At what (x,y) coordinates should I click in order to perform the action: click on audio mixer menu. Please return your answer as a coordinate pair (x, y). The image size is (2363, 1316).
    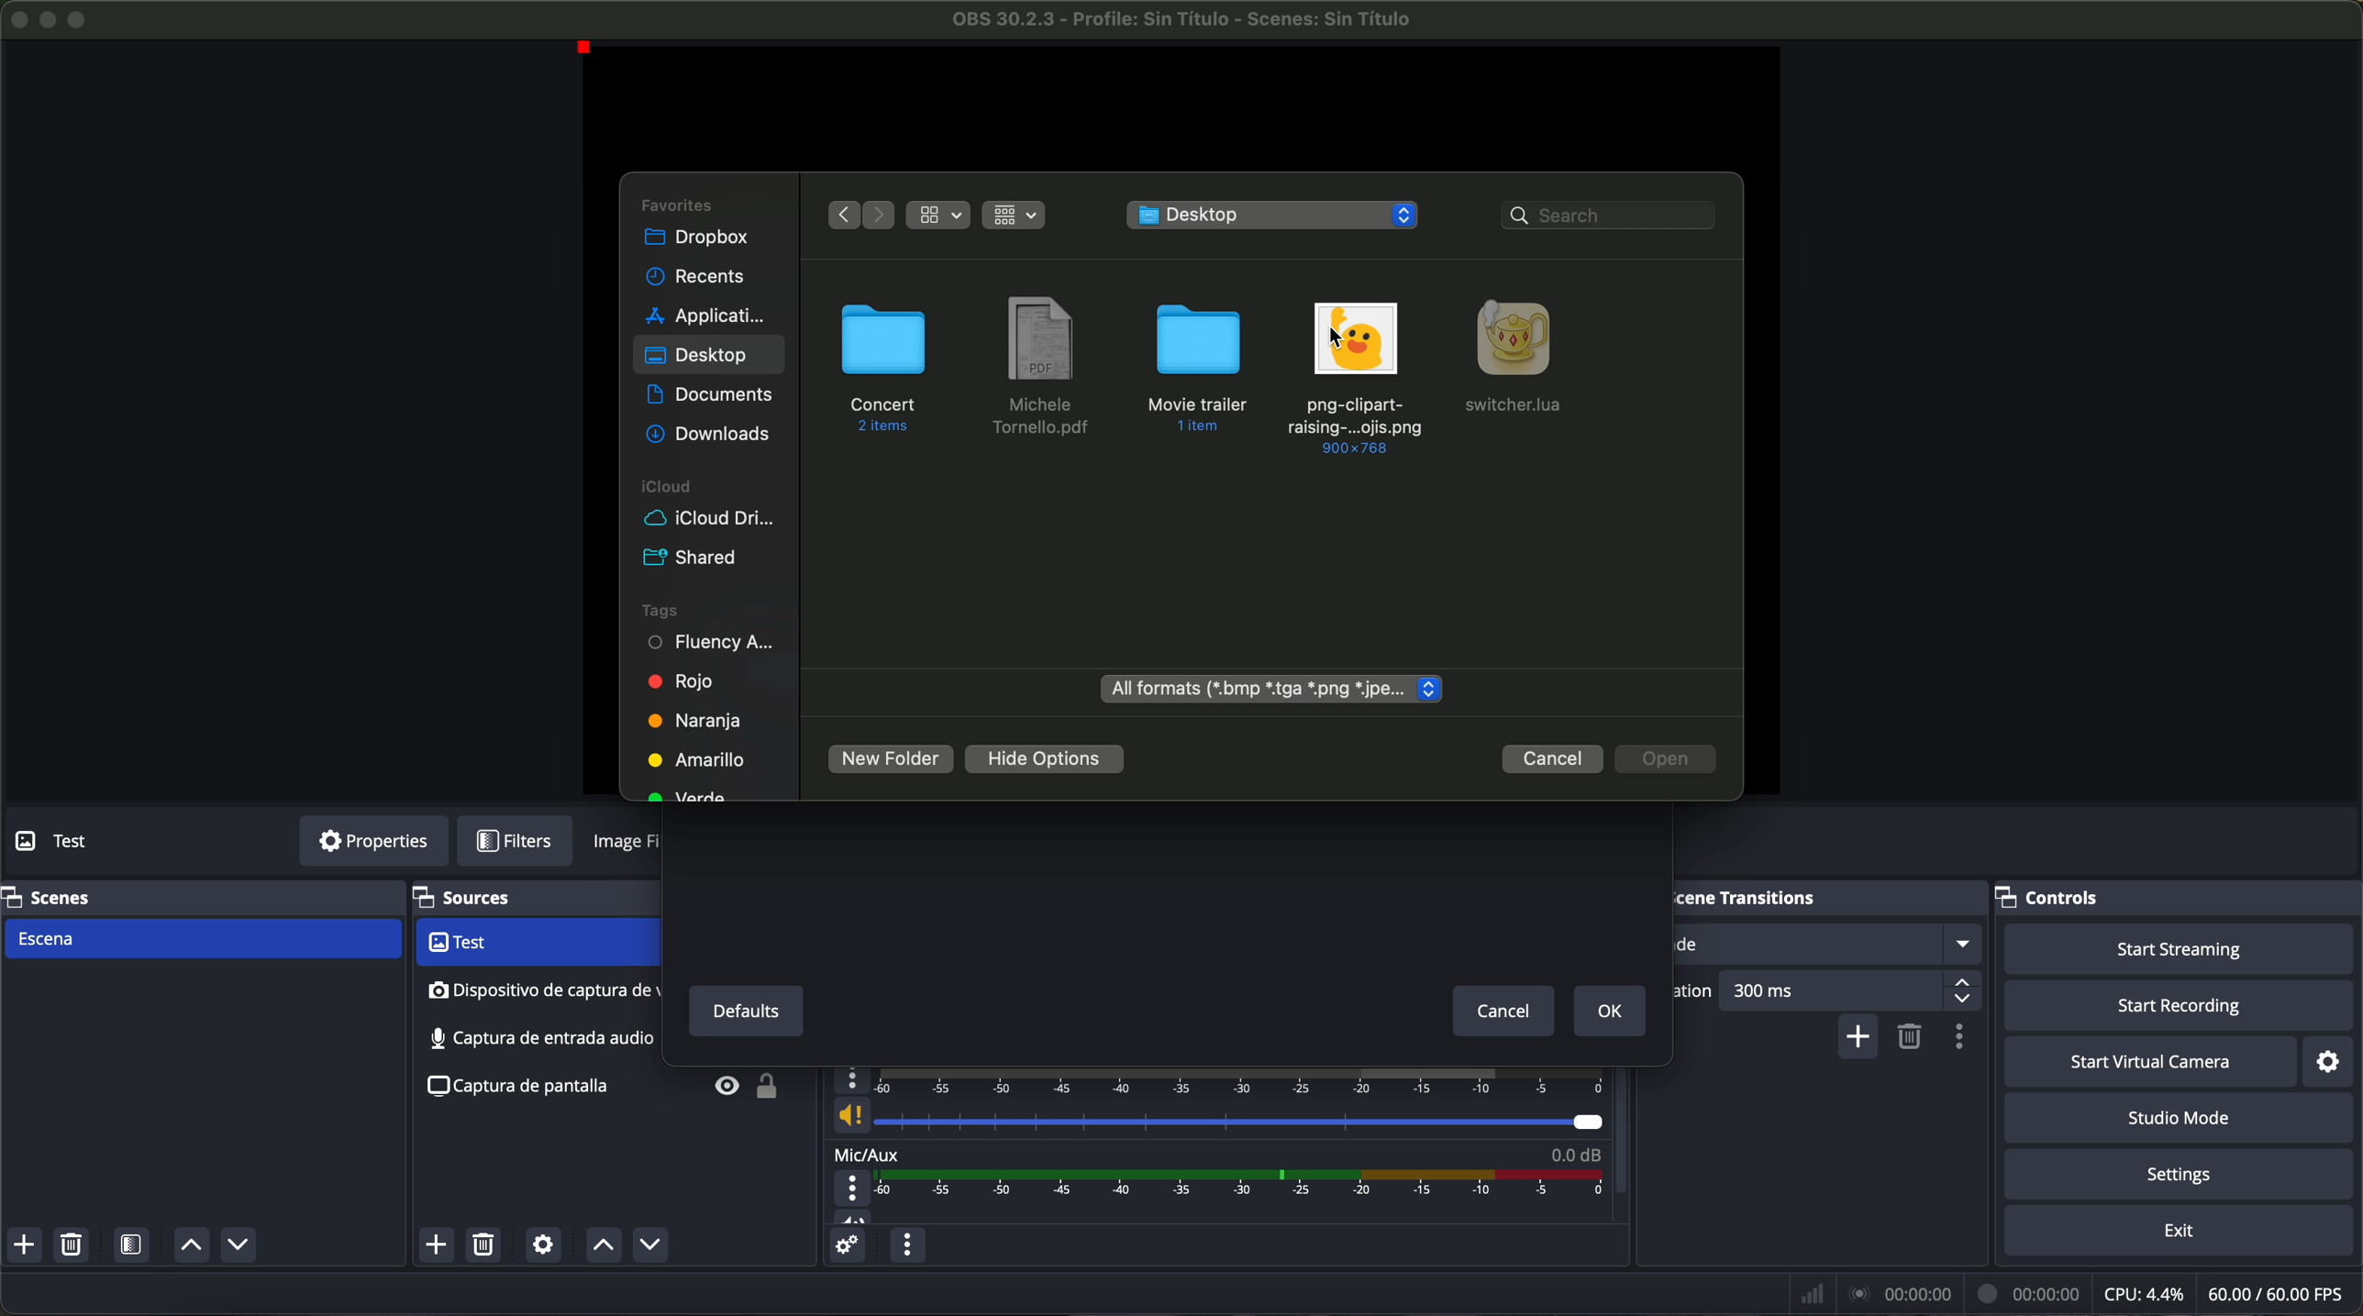
    Looking at the image, I should click on (906, 1244).